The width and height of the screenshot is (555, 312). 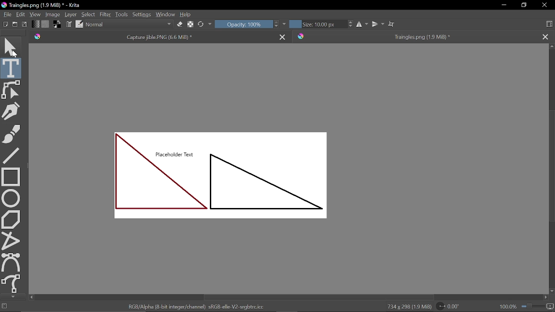 I want to click on Edit shapes tool, so click(x=12, y=91).